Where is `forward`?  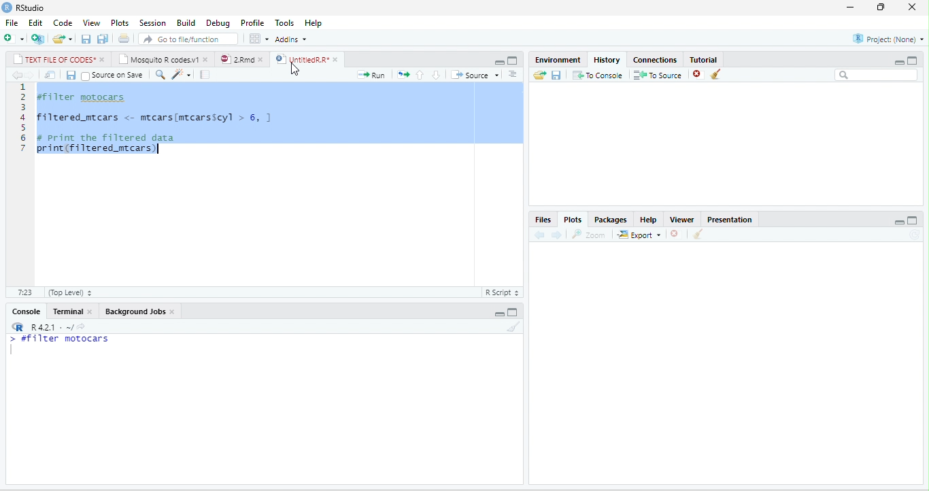
forward is located at coordinates (556, 235).